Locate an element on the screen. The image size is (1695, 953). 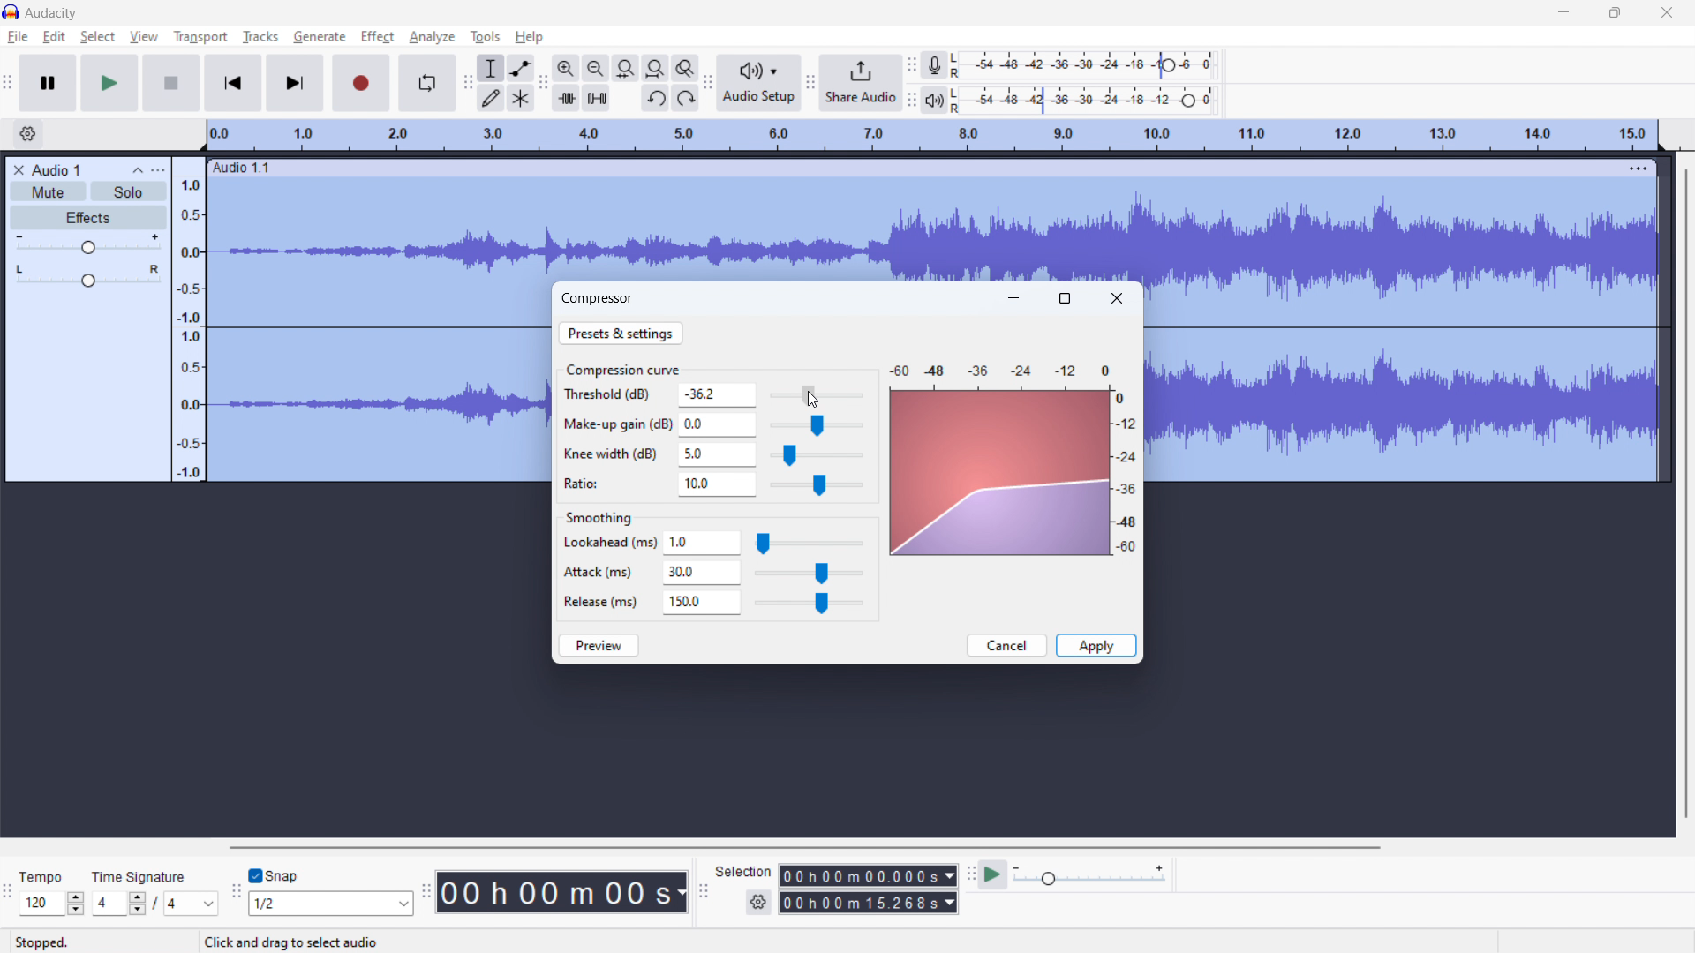
 Lookahead (ms) is located at coordinates (609, 544).